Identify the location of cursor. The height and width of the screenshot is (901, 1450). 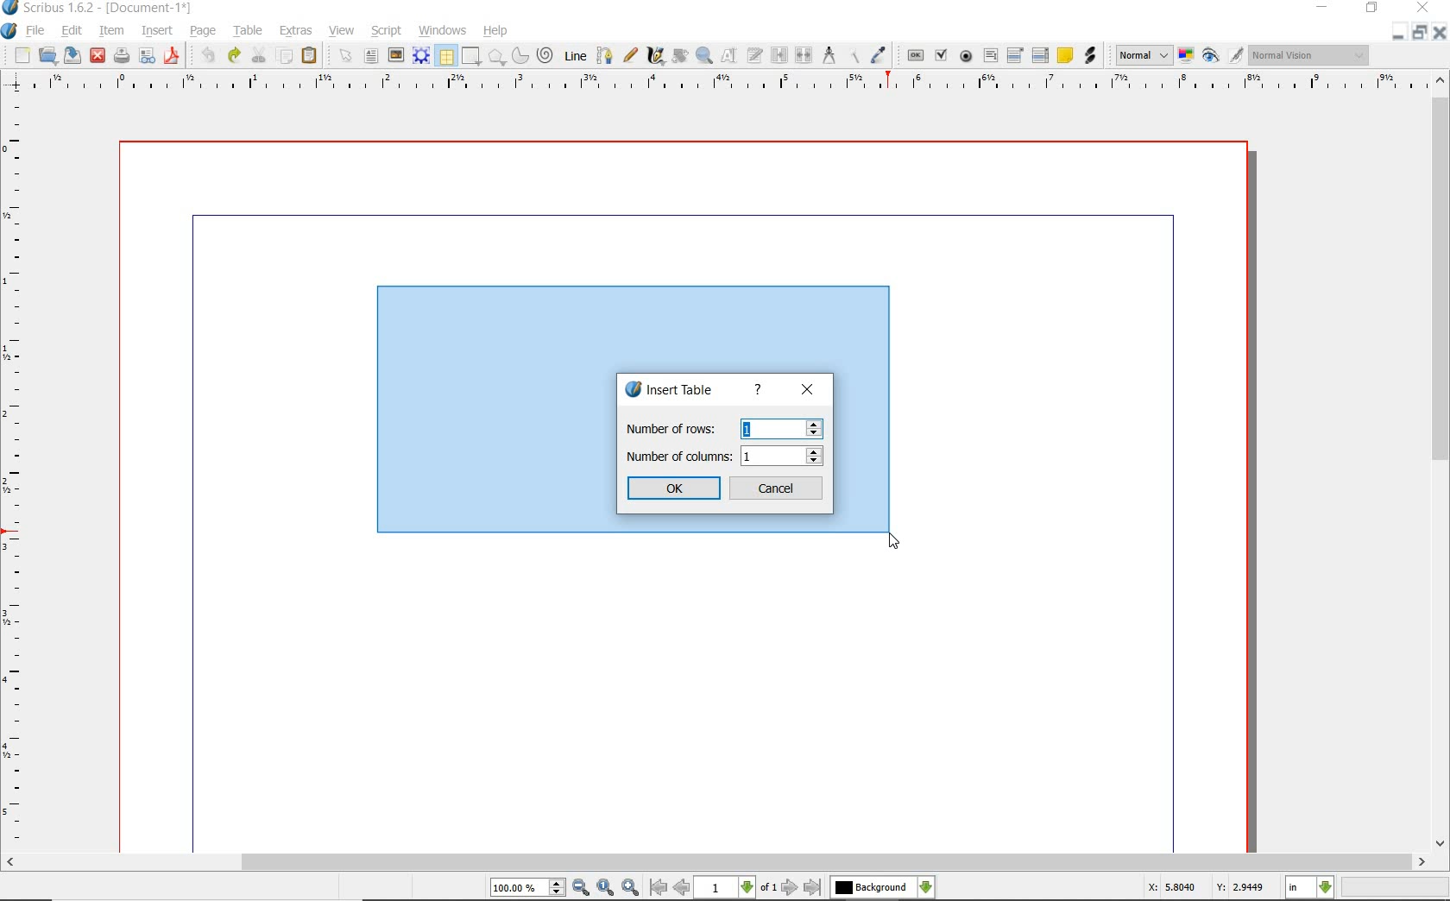
(893, 542).